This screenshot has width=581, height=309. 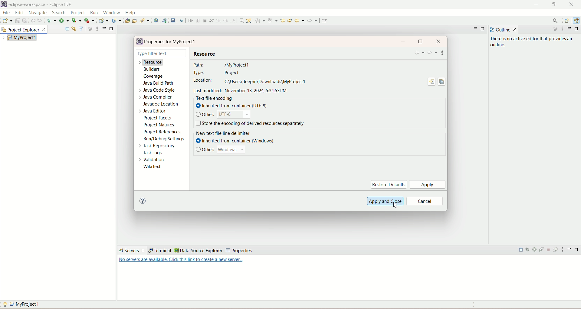 What do you see at coordinates (420, 53) in the screenshot?
I see `back` at bounding box center [420, 53].